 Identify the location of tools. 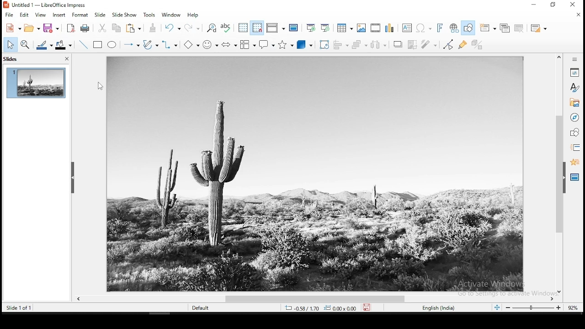
(150, 15).